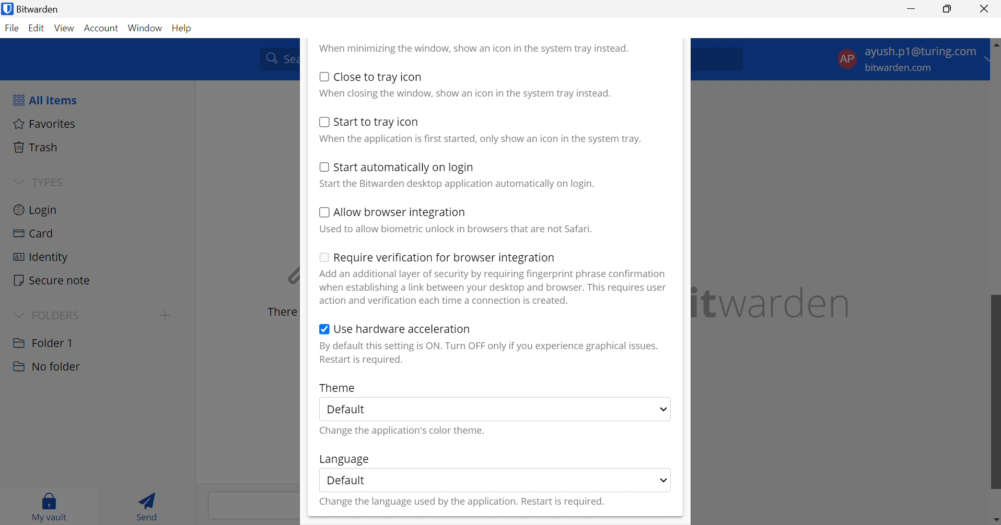  I want to click on Secure note, so click(53, 281).